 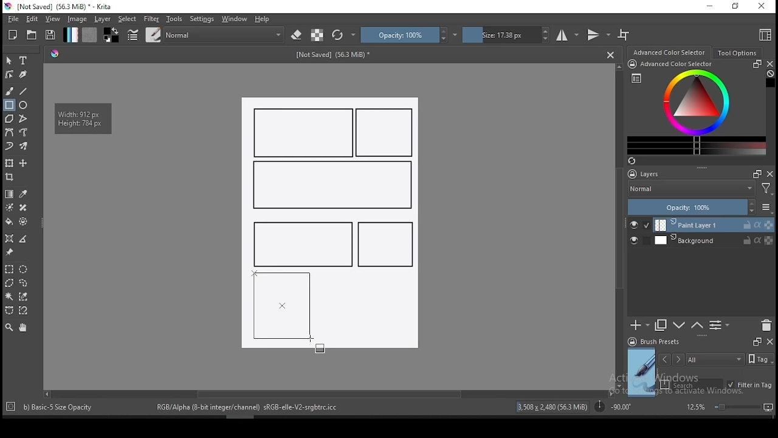 What do you see at coordinates (23, 207) in the screenshot?
I see `smart patch tool` at bounding box center [23, 207].